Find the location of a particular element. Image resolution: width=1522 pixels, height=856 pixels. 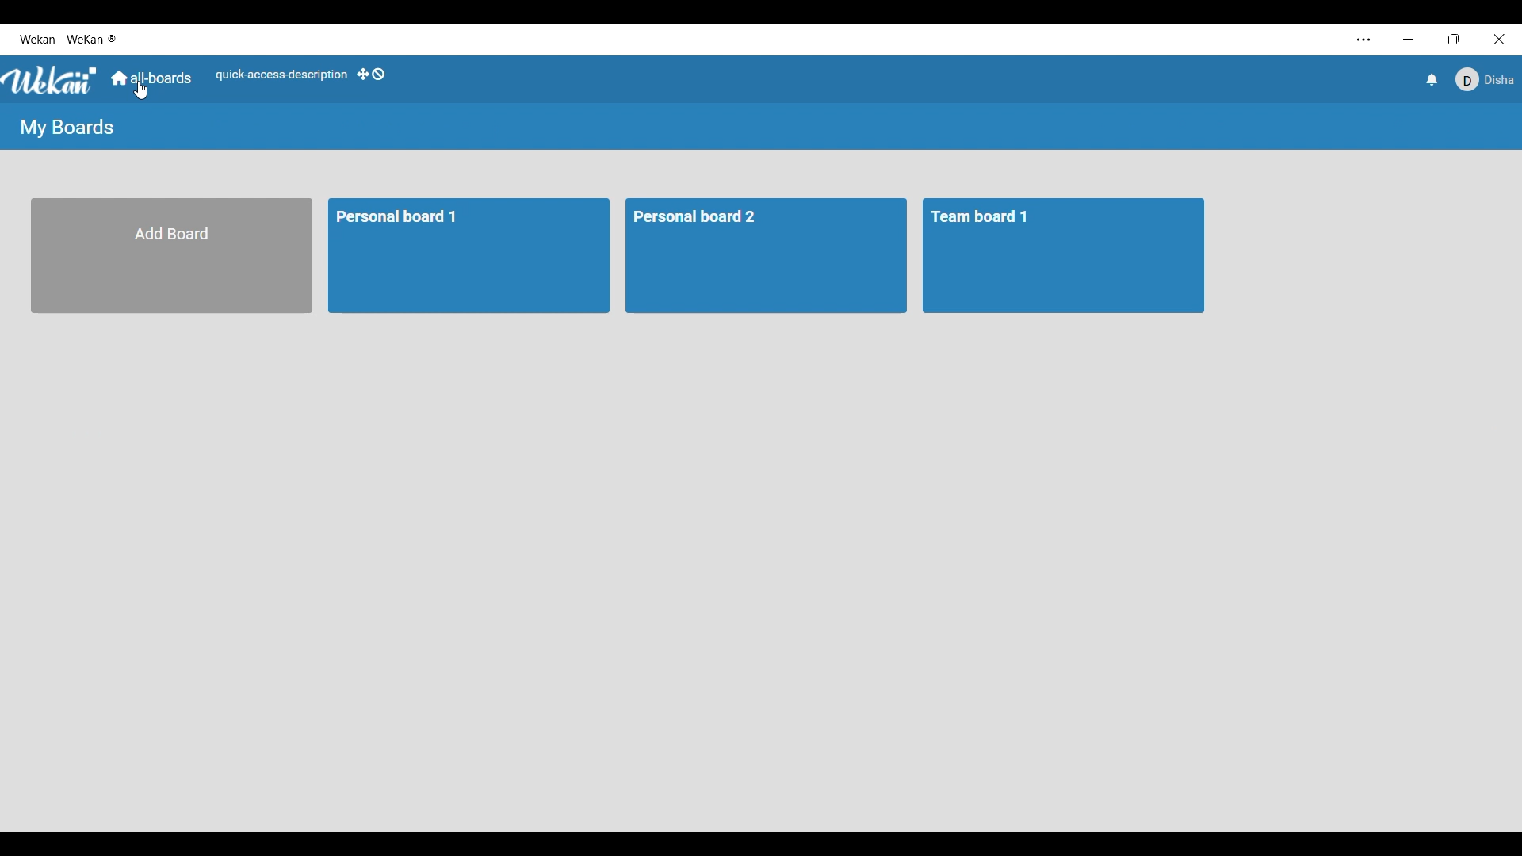

Main dashboard is located at coordinates (151, 78).